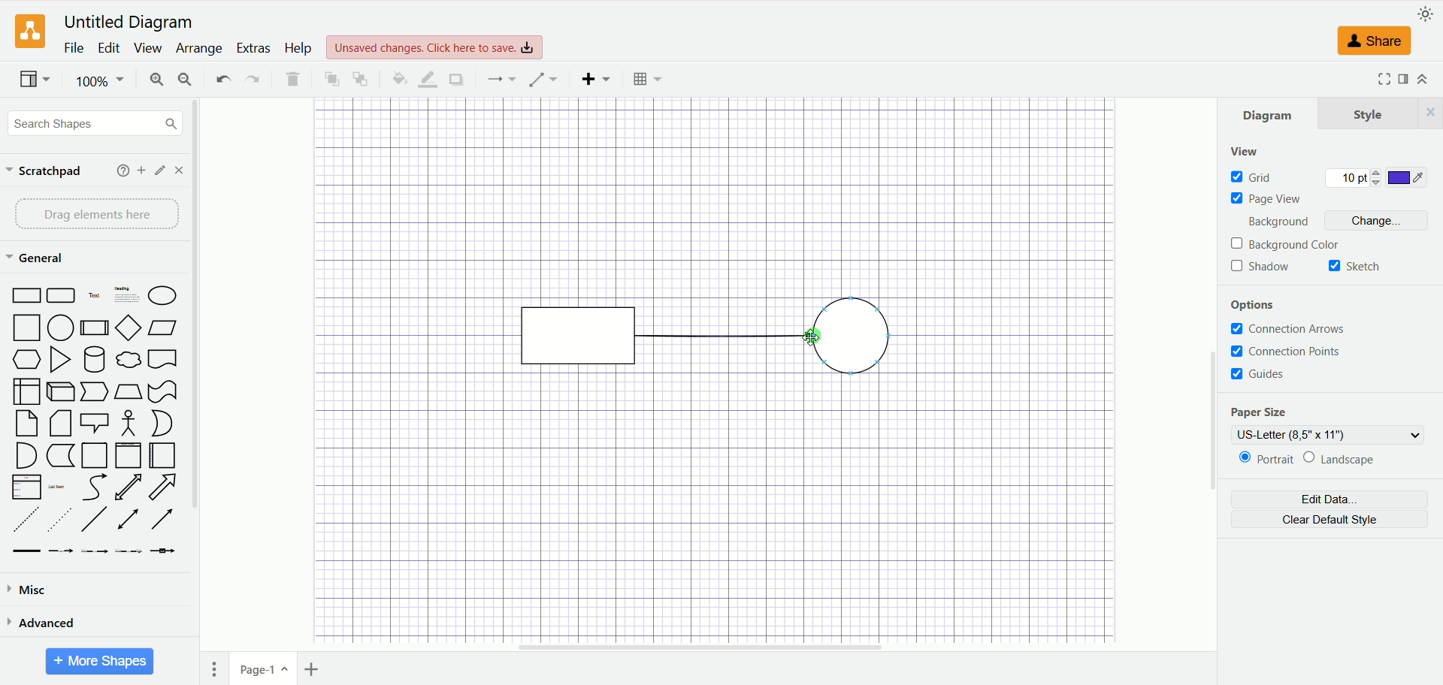 This screenshot has width=1443, height=685. What do you see at coordinates (95, 327) in the screenshot?
I see `Divided Bar` at bounding box center [95, 327].